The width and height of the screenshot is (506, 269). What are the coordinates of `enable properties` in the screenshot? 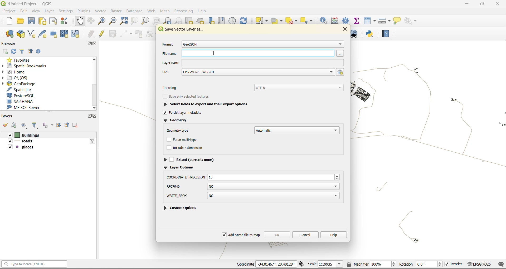 It's located at (40, 51).